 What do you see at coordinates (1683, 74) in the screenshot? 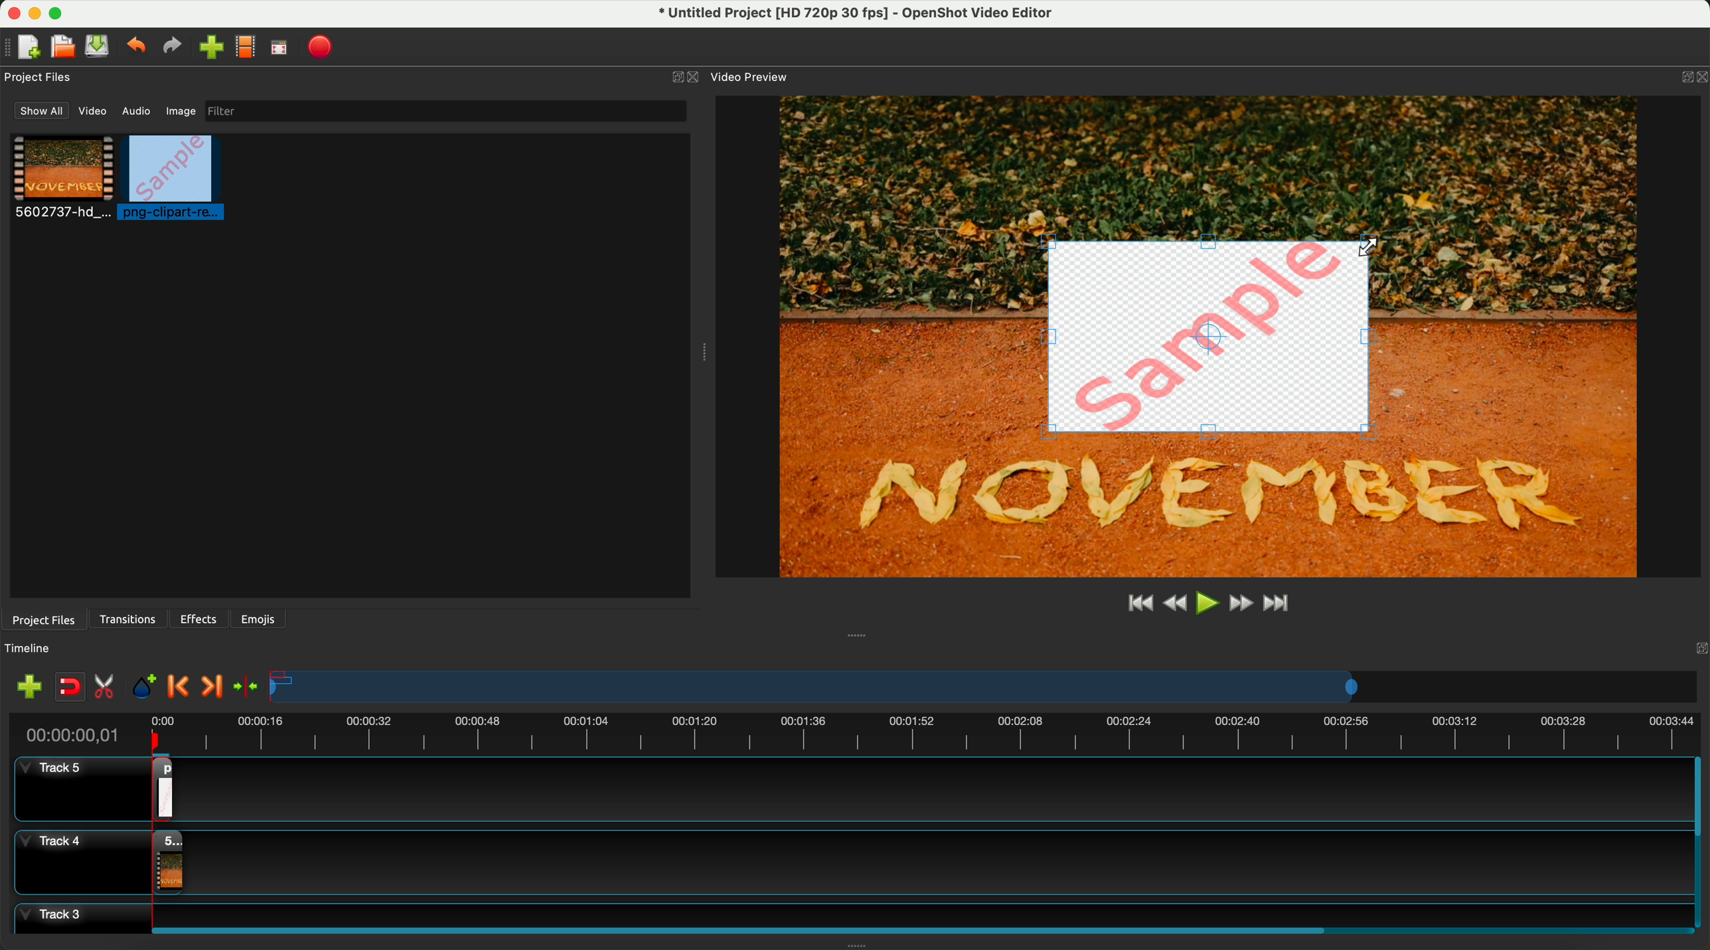
I see `BUTTON` at bounding box center [1683, 74].